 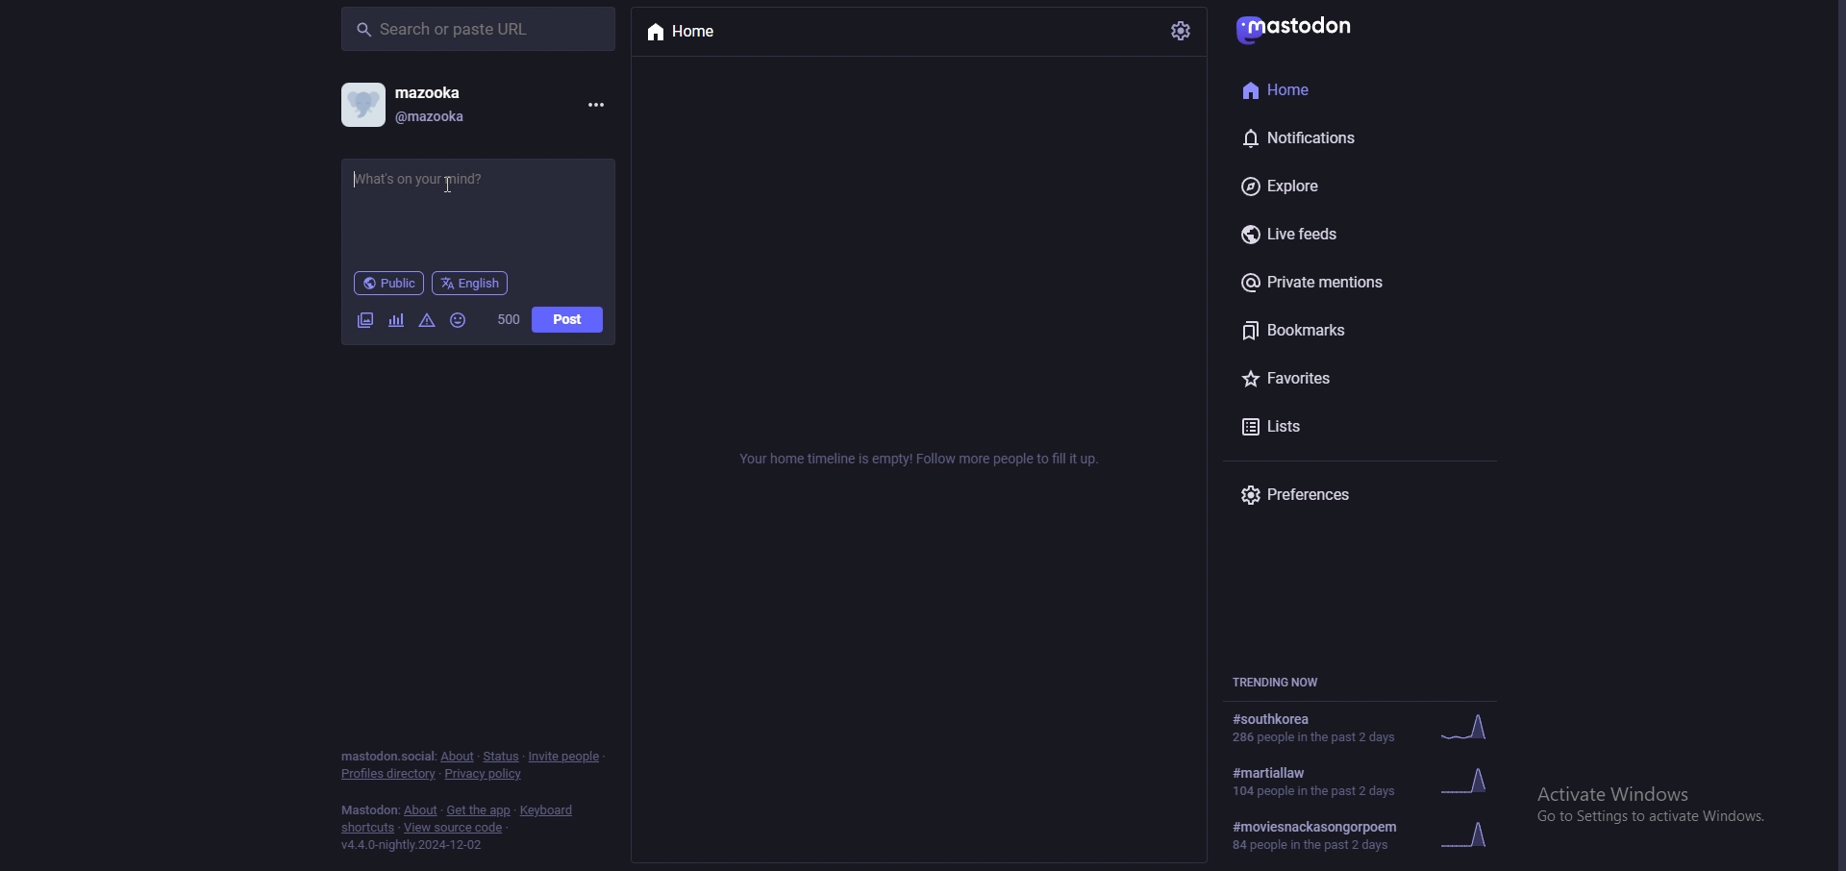 I want to click on menu, so click(x=594, y=105).